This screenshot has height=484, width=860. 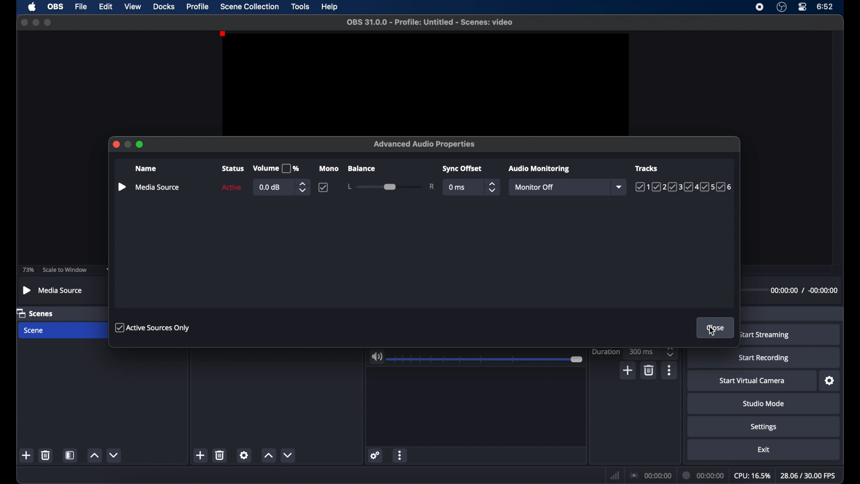 What do you see at coordinates (752, 476) in the screenshot?
I see `cpu` at bounding box center [752, 476].